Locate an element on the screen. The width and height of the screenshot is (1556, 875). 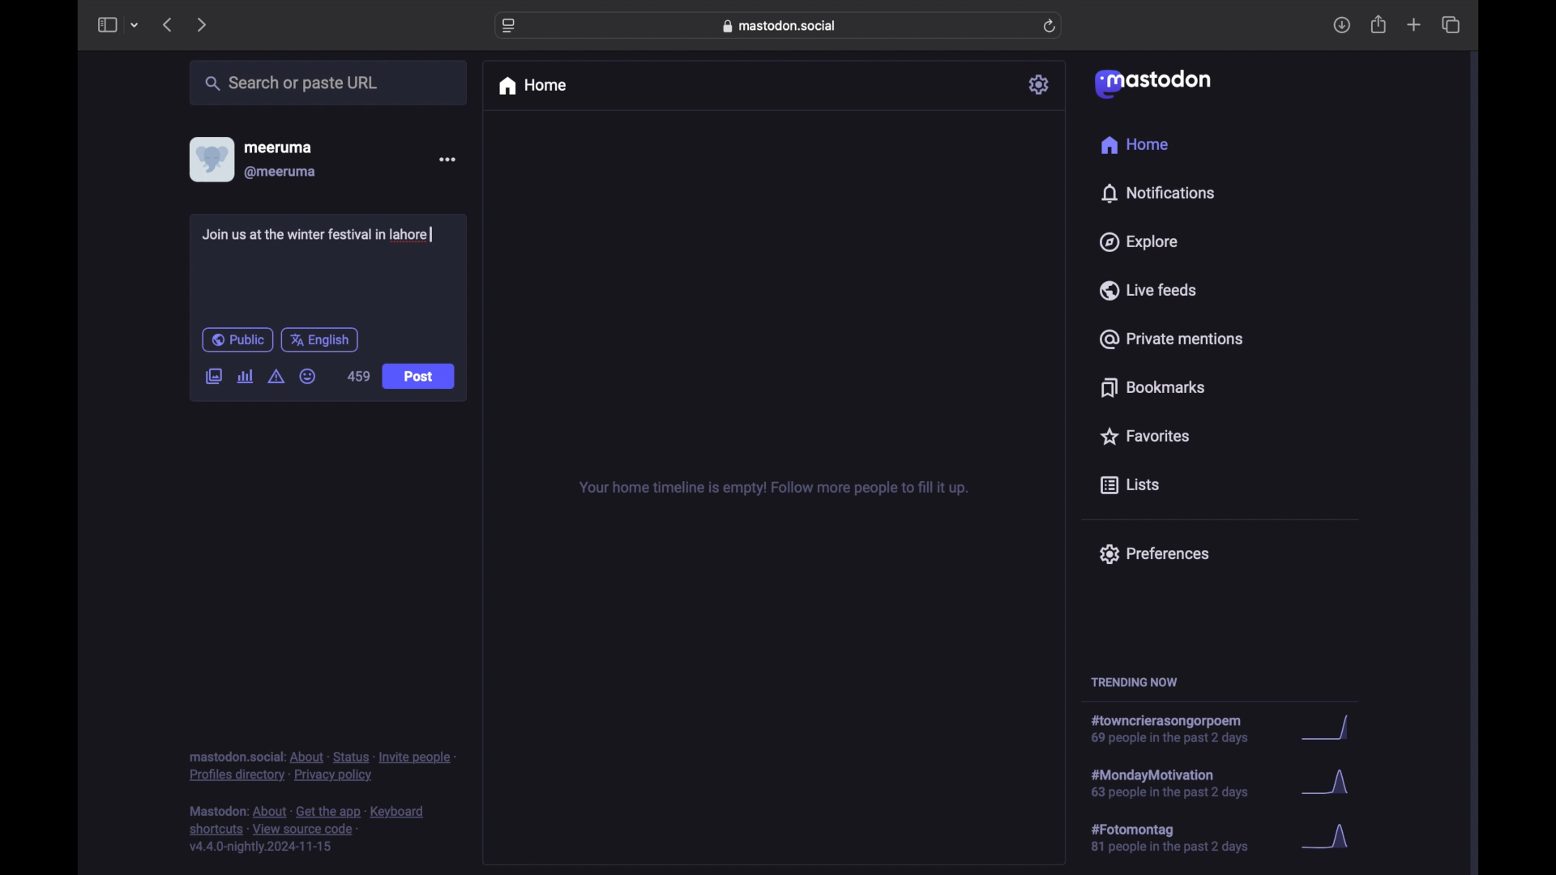
live feeds is located at coordinates (1149, 290).